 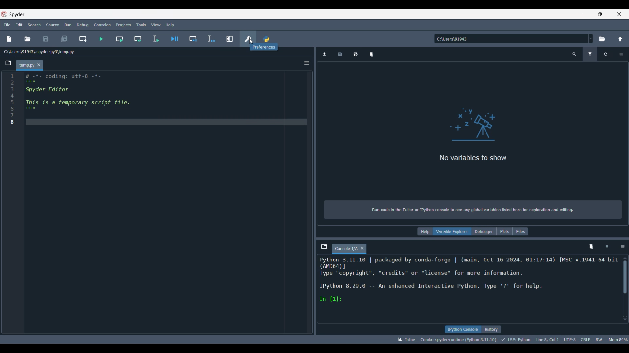 What do you see at coordinates (324, 246) in the screenshot?
I see `Browse tabs` at bounding box center [324, 246].